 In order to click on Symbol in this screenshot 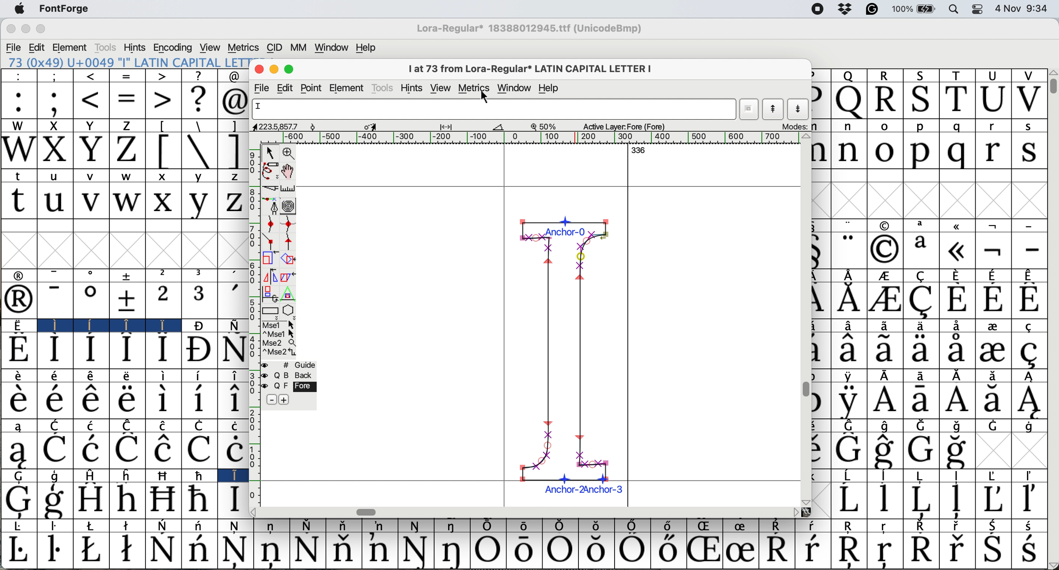, I will do `click(91, 350)`.